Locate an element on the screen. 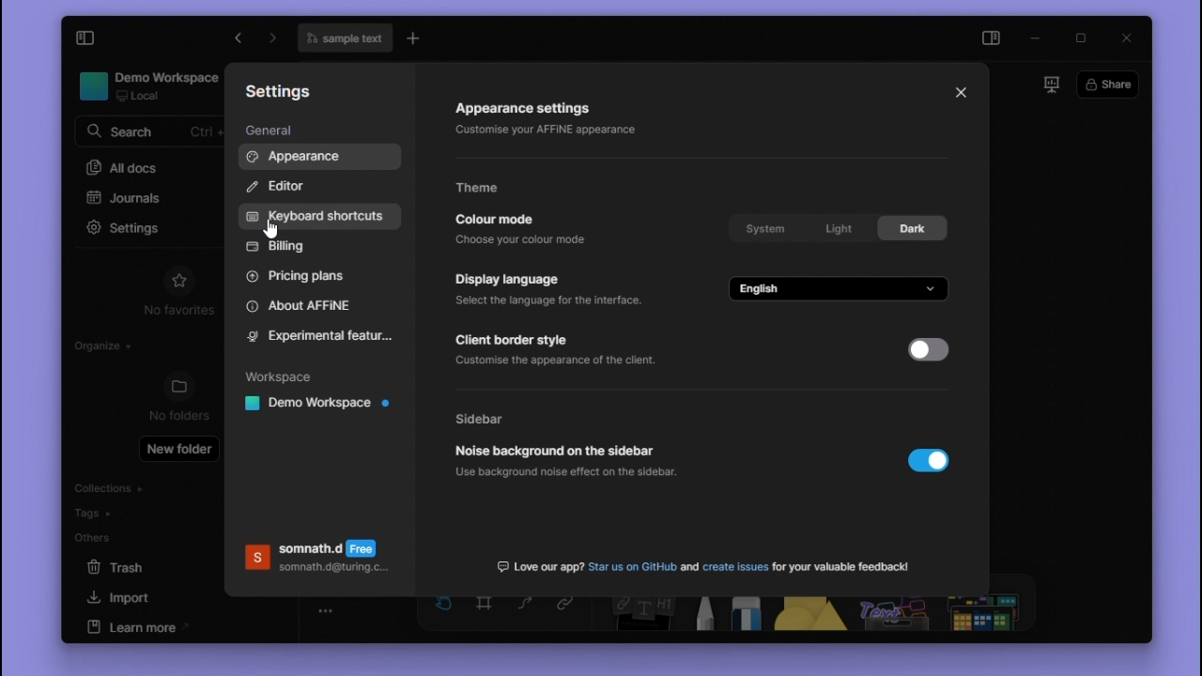 This screenshot has height=676, width=1202. Client border style is located at coordinates (554, 353).